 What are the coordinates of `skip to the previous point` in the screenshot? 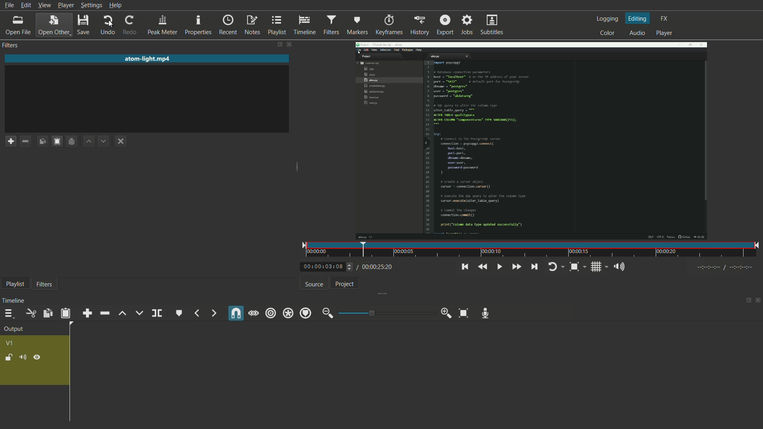 It's located at (465, 267).